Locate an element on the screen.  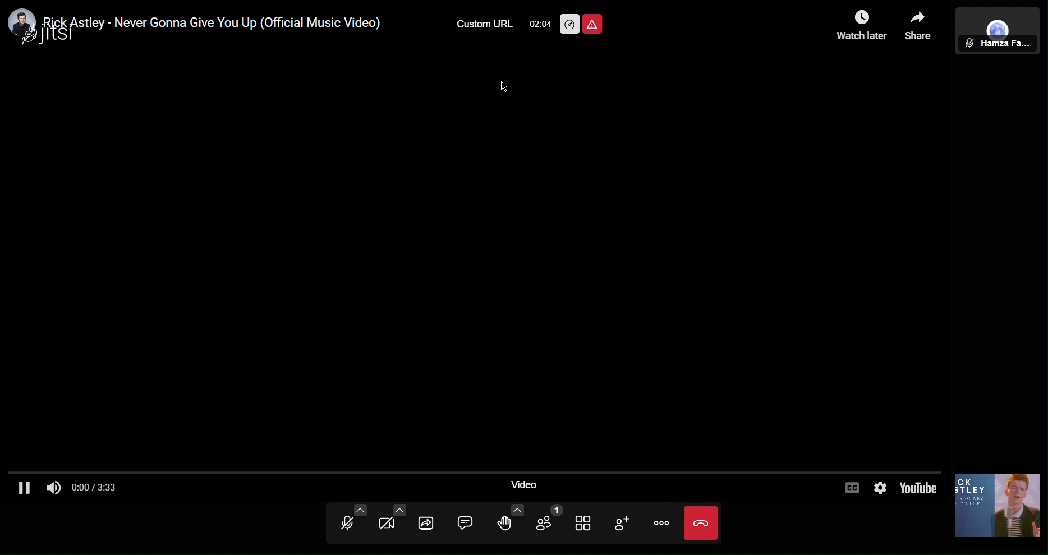
Audio is located at coordinates (351, 522).